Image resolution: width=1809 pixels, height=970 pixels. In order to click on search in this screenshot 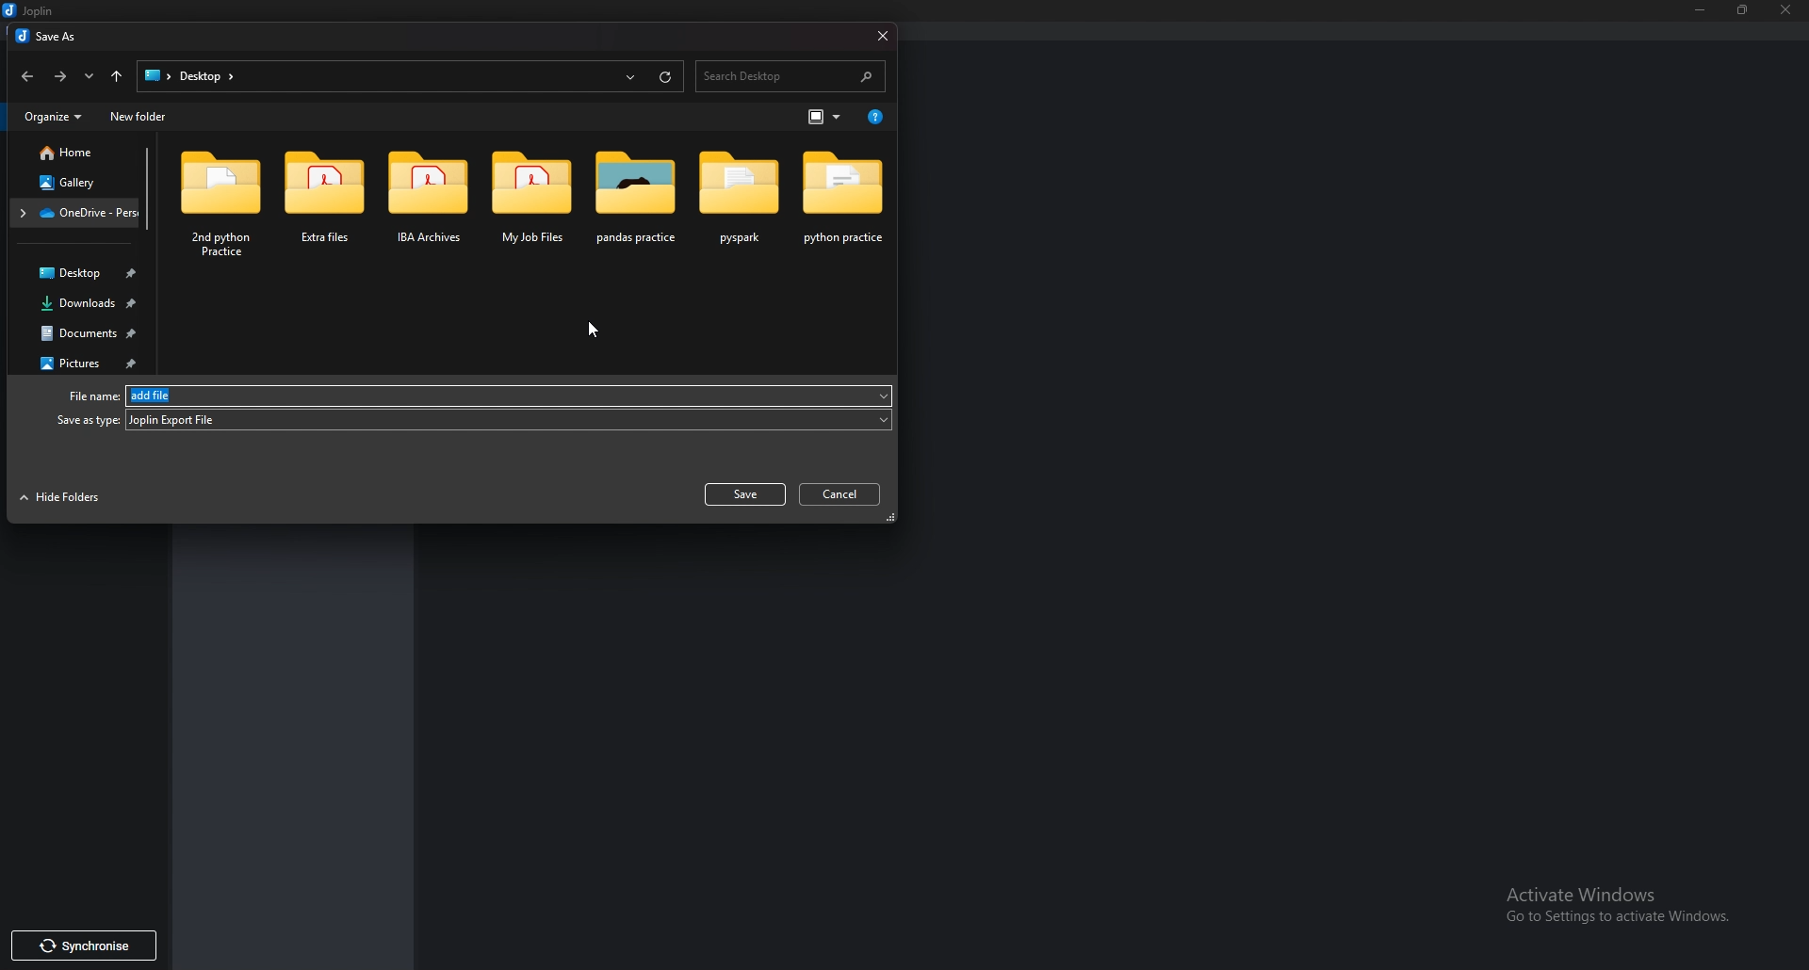, I will do `click(790, 76)`.